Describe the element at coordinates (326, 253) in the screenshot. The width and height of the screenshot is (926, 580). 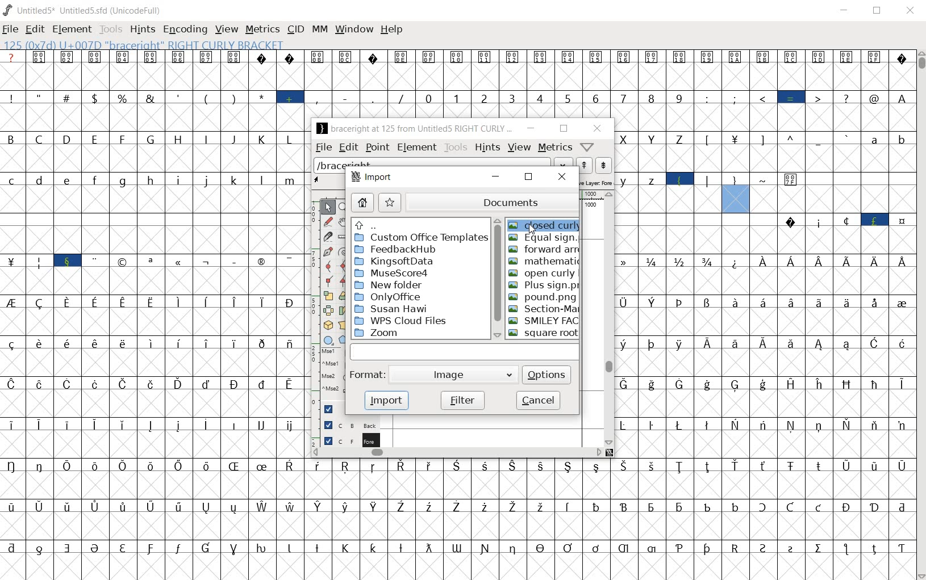
I see `add a point, then drag out its control points` at that location.